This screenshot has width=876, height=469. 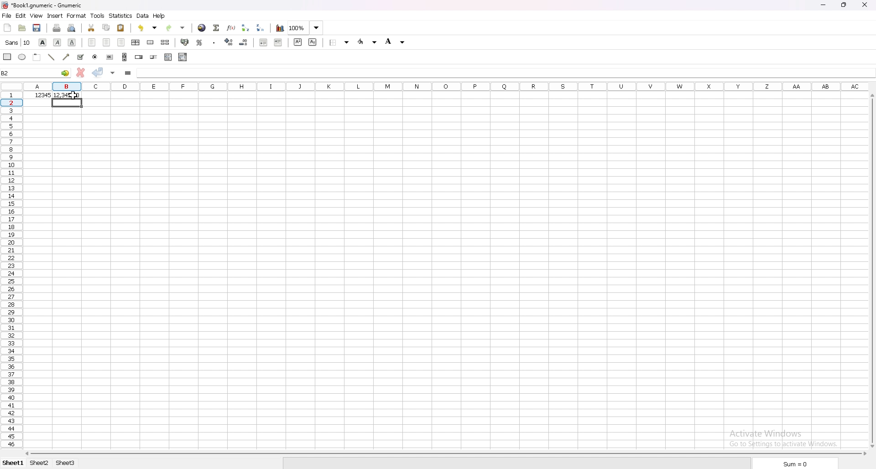 I want to click on align left, so click(x=93, y=42).